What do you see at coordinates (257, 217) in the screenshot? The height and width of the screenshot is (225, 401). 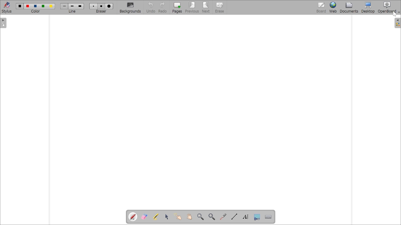 I see `Capture part of the screen` at bounding box center [257, 217].